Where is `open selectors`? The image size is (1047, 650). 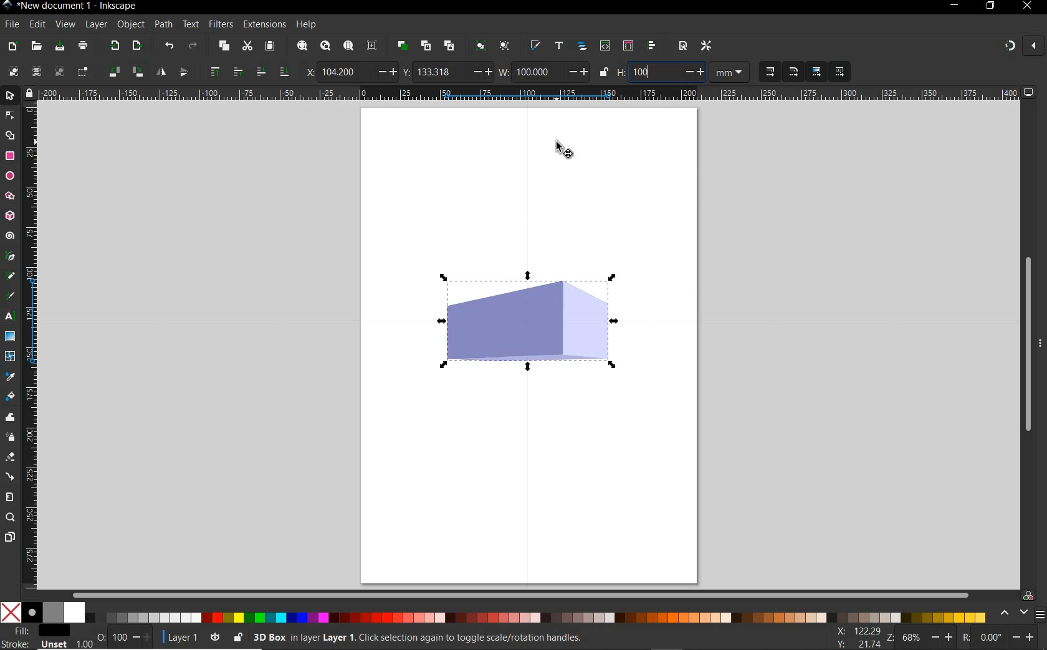 open selectors is located at coordinates (628, 45).